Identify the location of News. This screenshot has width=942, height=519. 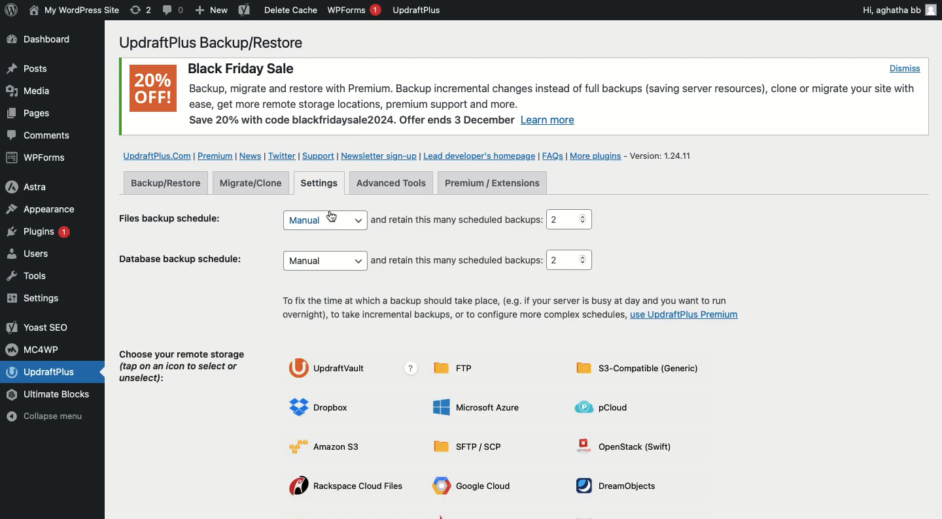
(252, 156).